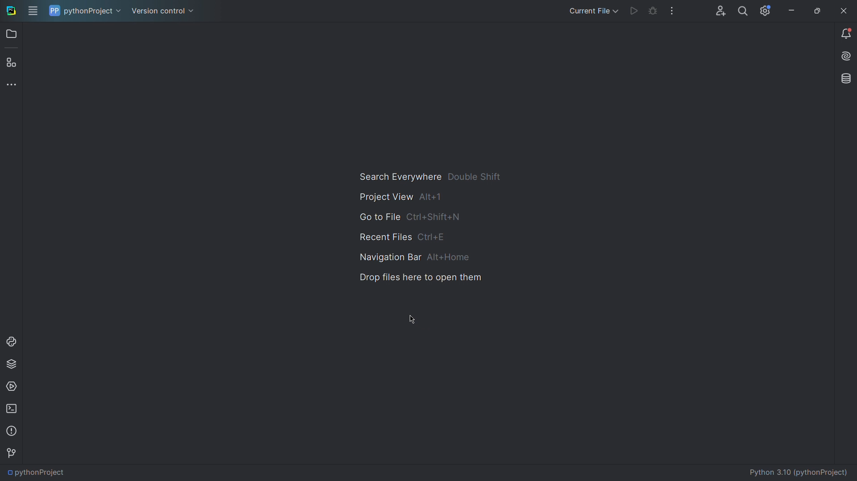 The image size is (857, 481). What do you see at coordinates (673, 11) in the screenshot?
I see `more` at bounding box center [673, 11].